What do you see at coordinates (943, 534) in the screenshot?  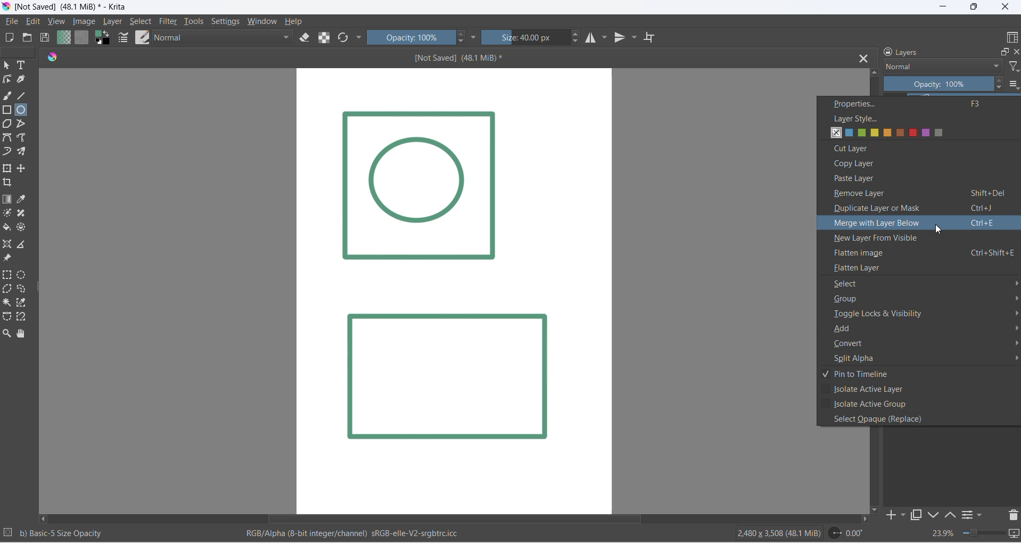 I see `zoom percent` at bounding box center [943, 534].